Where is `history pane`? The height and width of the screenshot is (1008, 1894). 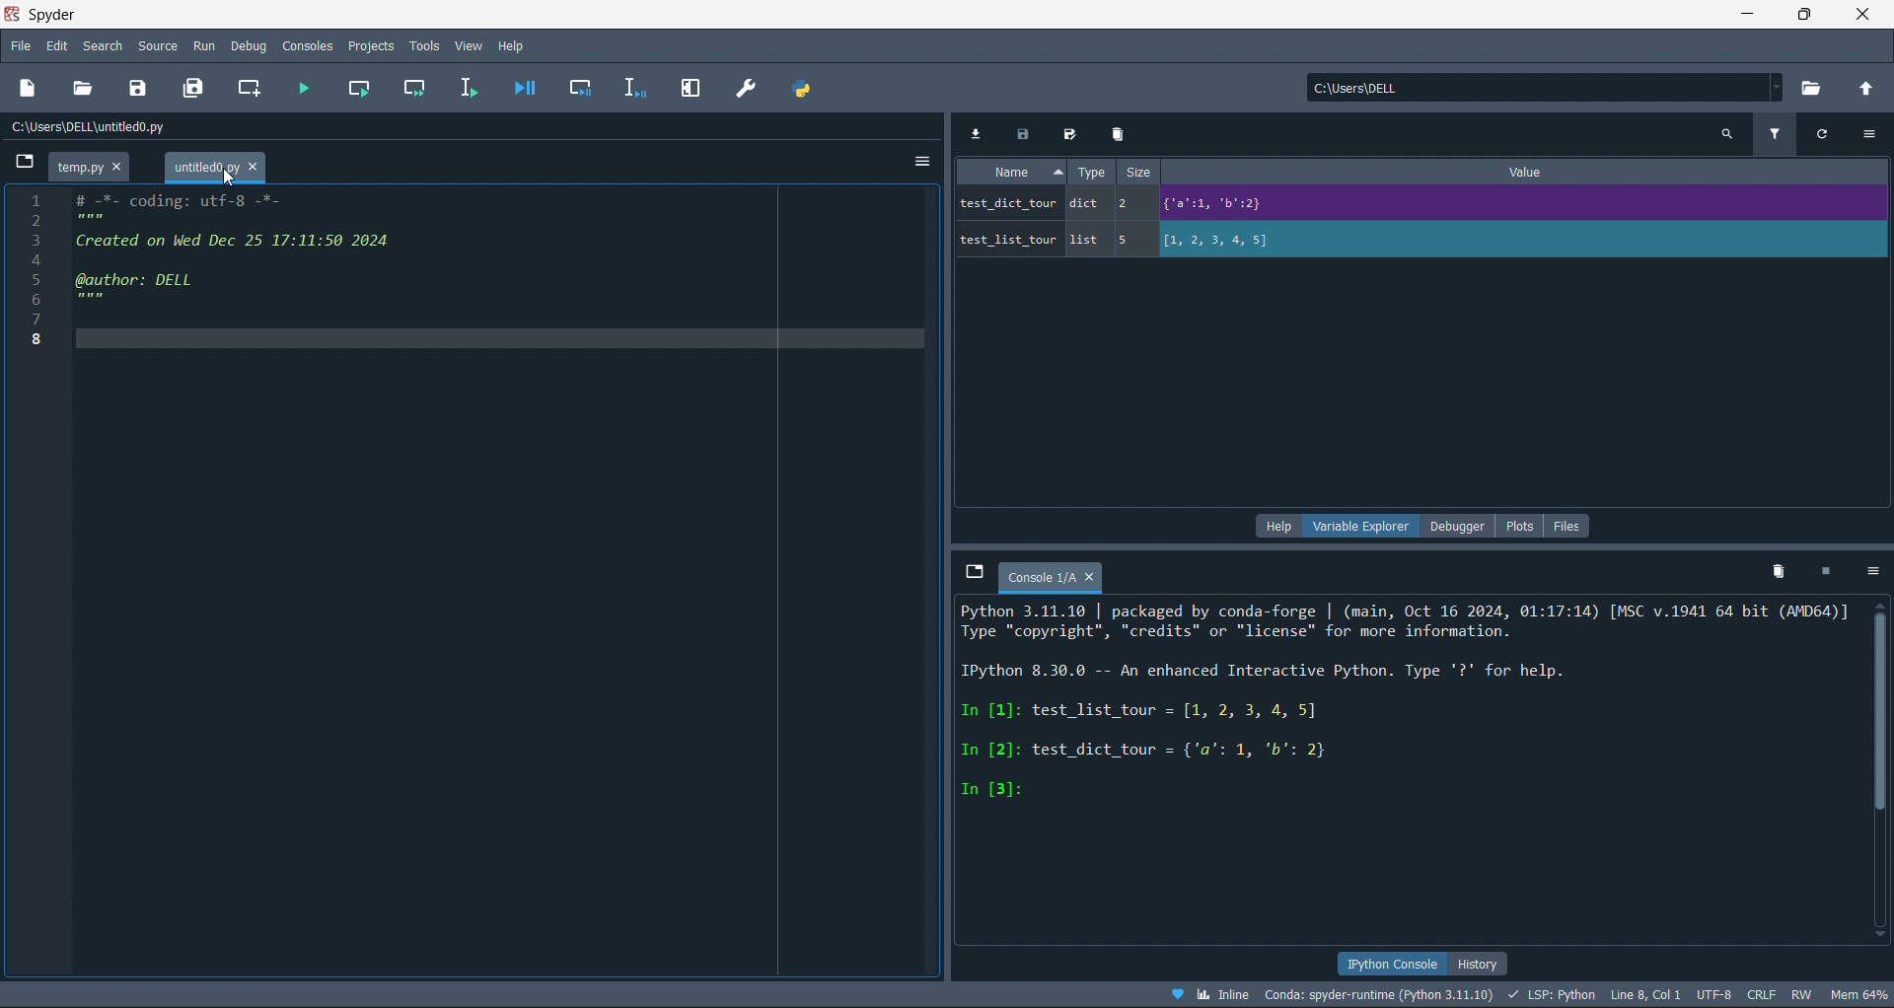 history pane is located at coordinates (1472, 962).